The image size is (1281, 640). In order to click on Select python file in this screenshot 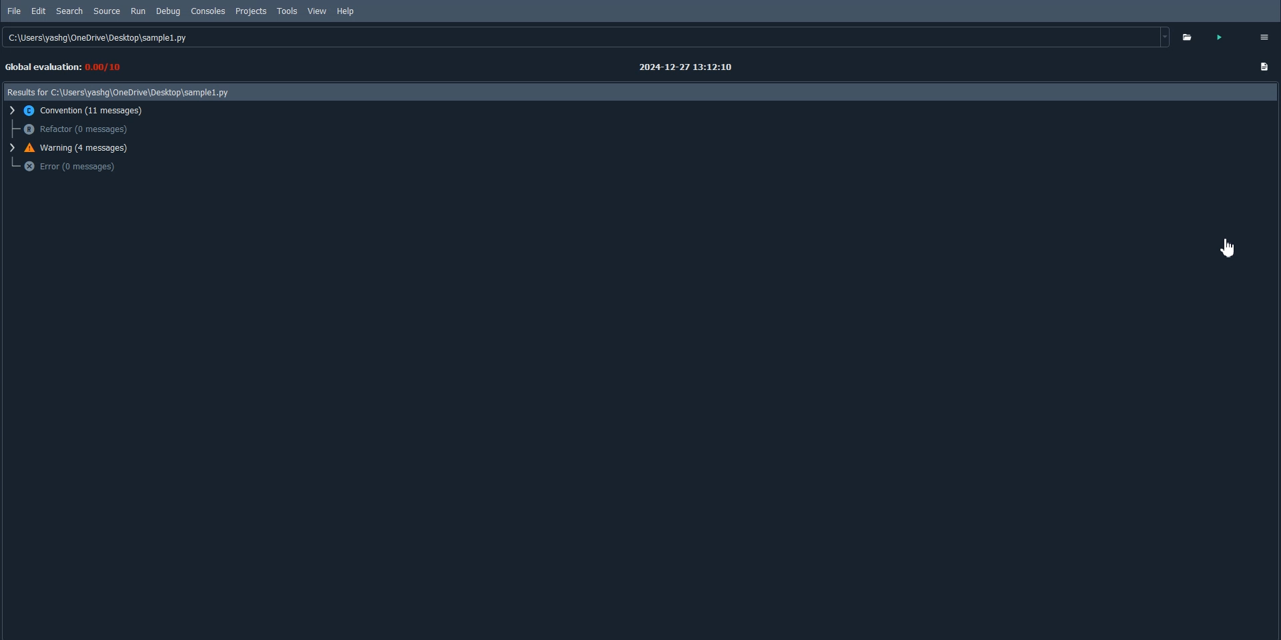, I will do `click(1192, 37)`.